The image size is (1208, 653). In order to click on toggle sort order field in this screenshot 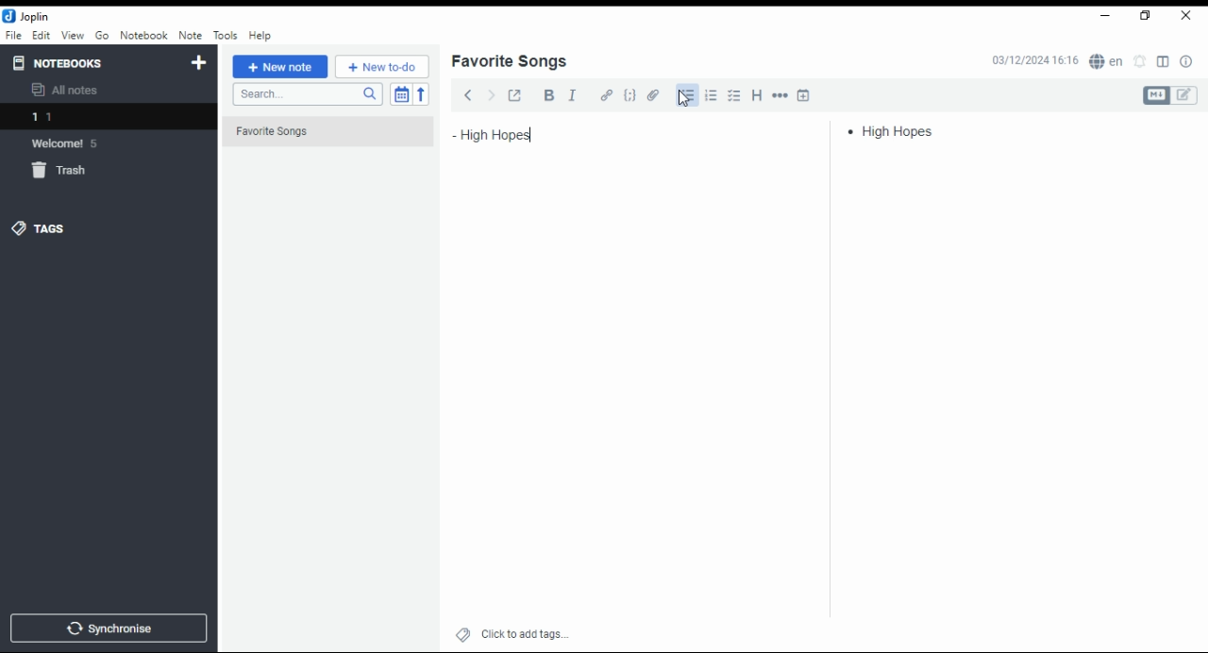, I will do `click(401, 94)`.